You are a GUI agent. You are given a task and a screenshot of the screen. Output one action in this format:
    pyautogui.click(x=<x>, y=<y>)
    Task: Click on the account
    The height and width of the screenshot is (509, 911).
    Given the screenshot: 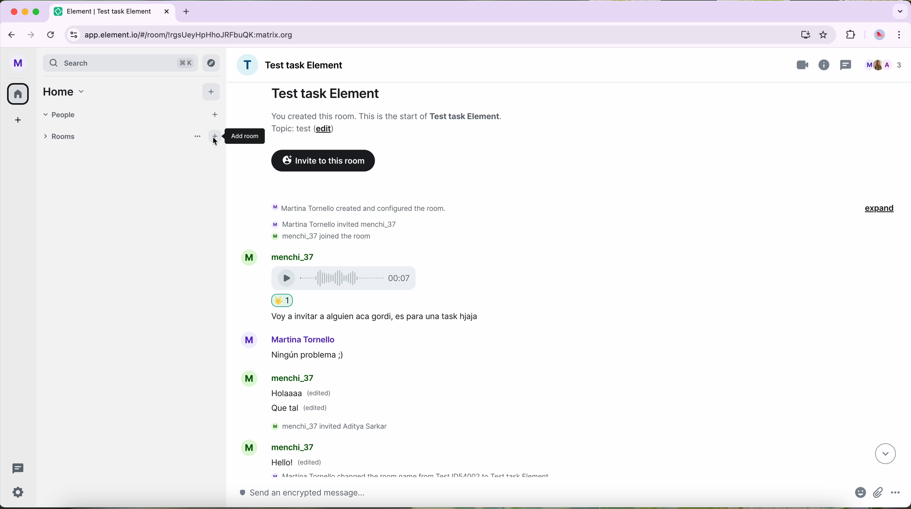 What is the action you would take?
    pyautogui.click(x=294, y=340)
    